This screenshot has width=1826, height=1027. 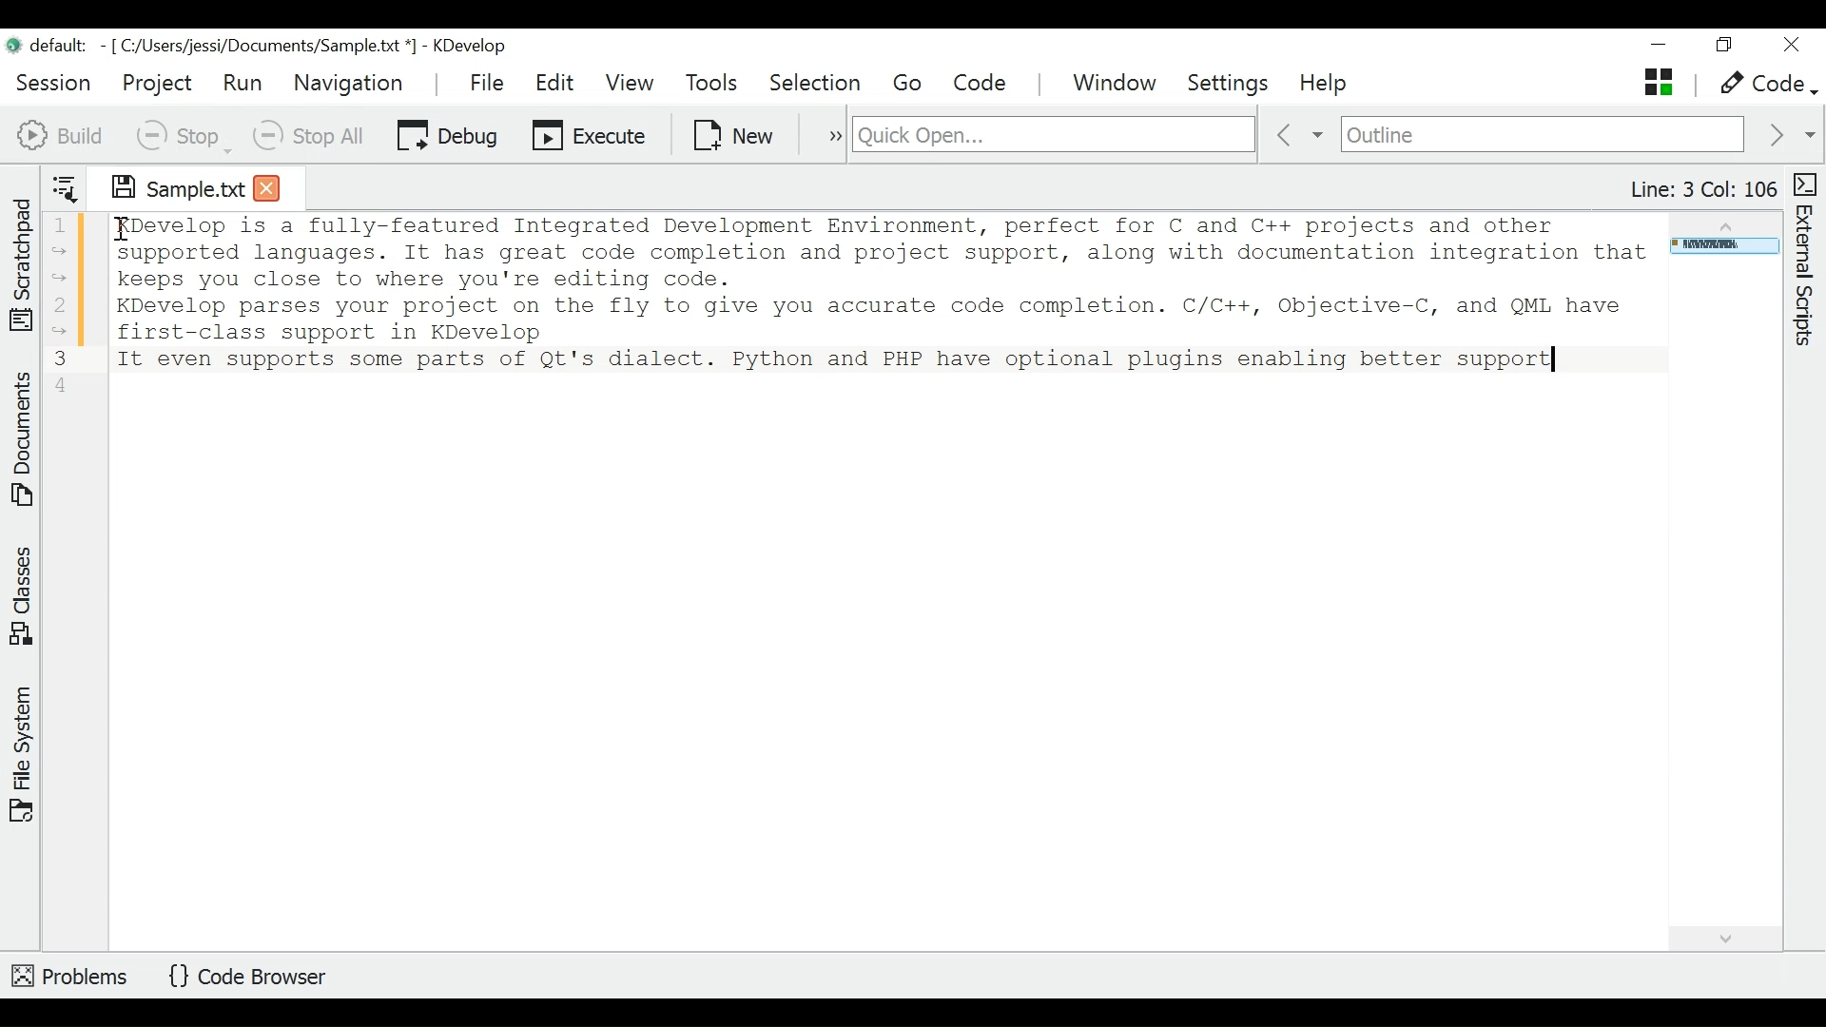 I want to click on Run, so click(x=243, y=82).